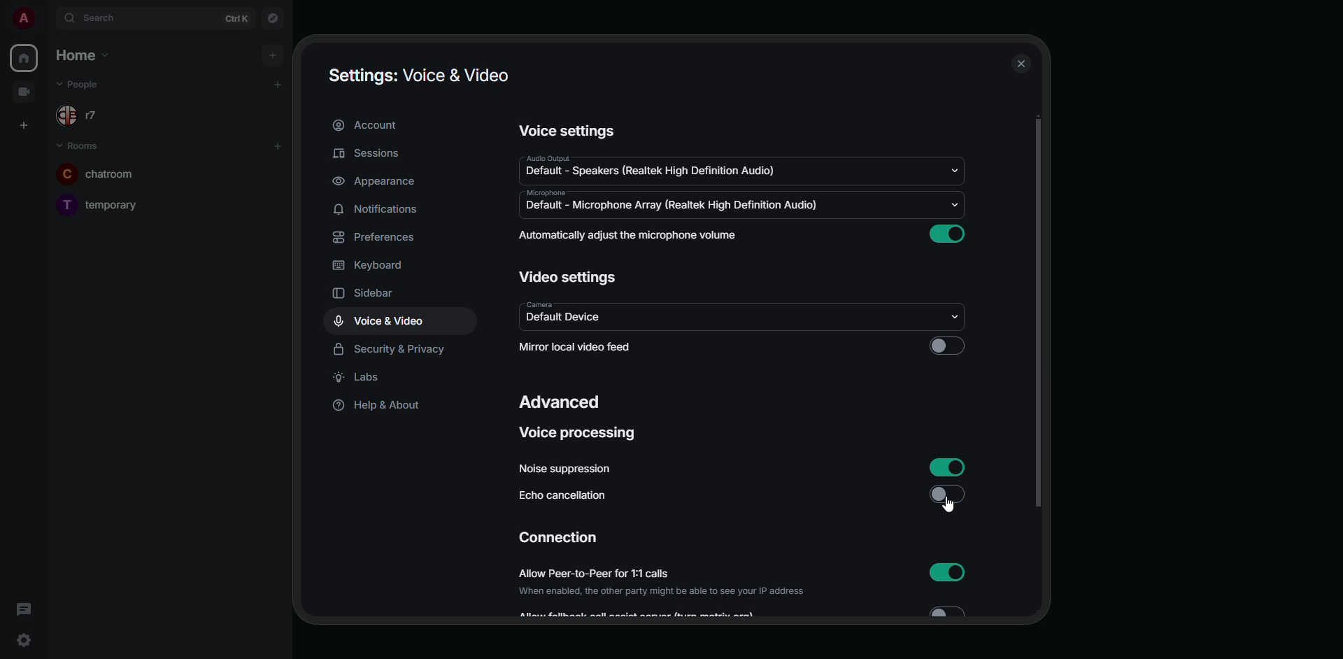 The width and height of the screenshot is (1343, 659). I want to click on enabled, so click(949, 468).